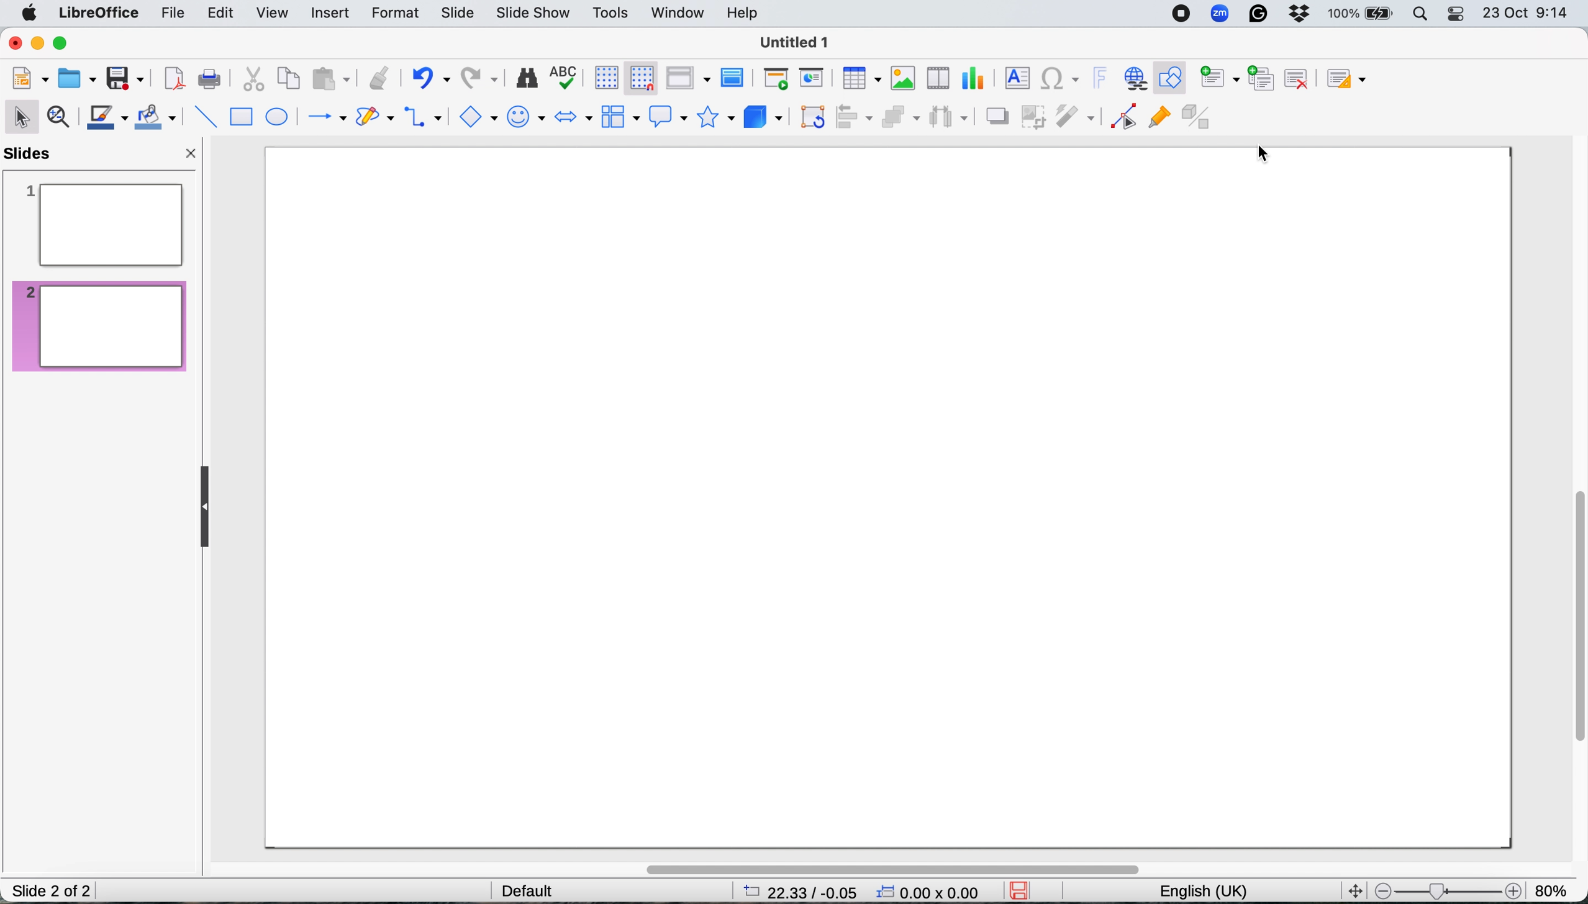 The width and height of the screenshot is (1588, 904). What do you see at coordinates (776, 79) in the screenshot?
I see `start from first slide` at bounding box center [776, 79].